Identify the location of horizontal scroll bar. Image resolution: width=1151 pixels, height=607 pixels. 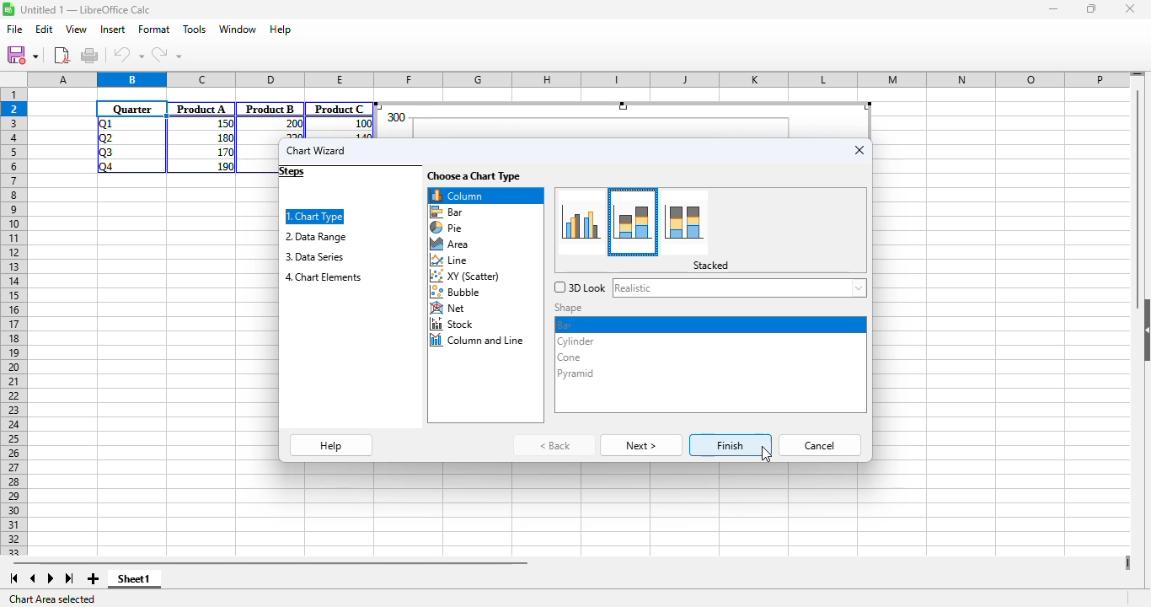
(270, 562).